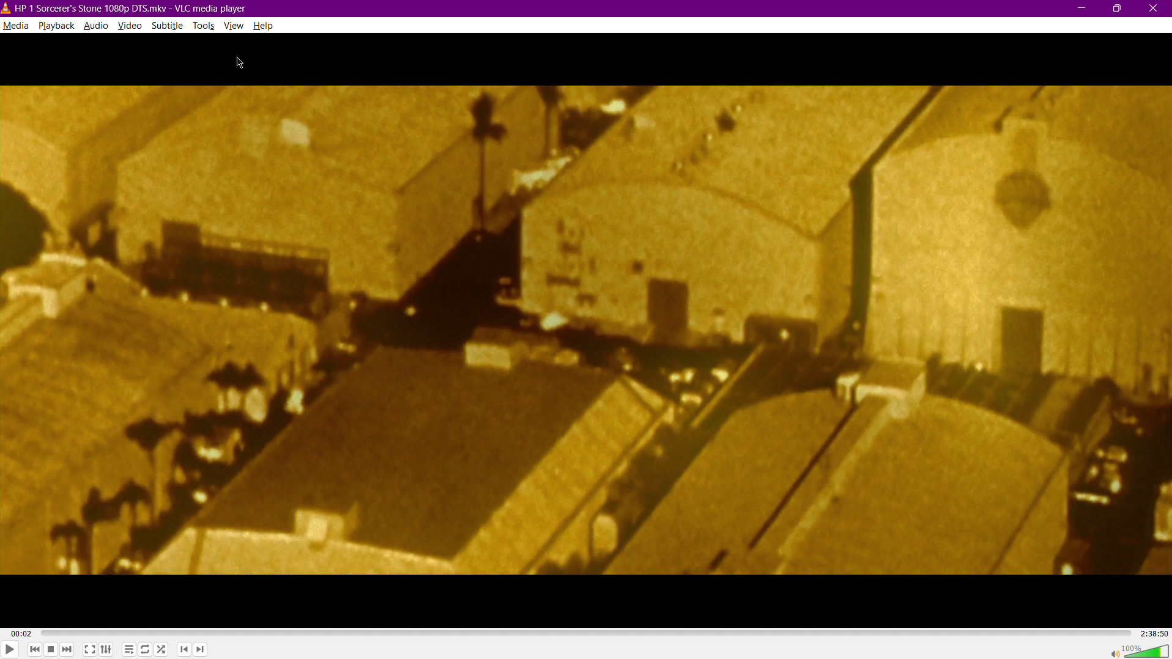 This screenshot has height=659, width=1172. What do you see at coordinates (185, 651) in the screenshot?
I see `Last Chapter` at bounding box center [185, 651].